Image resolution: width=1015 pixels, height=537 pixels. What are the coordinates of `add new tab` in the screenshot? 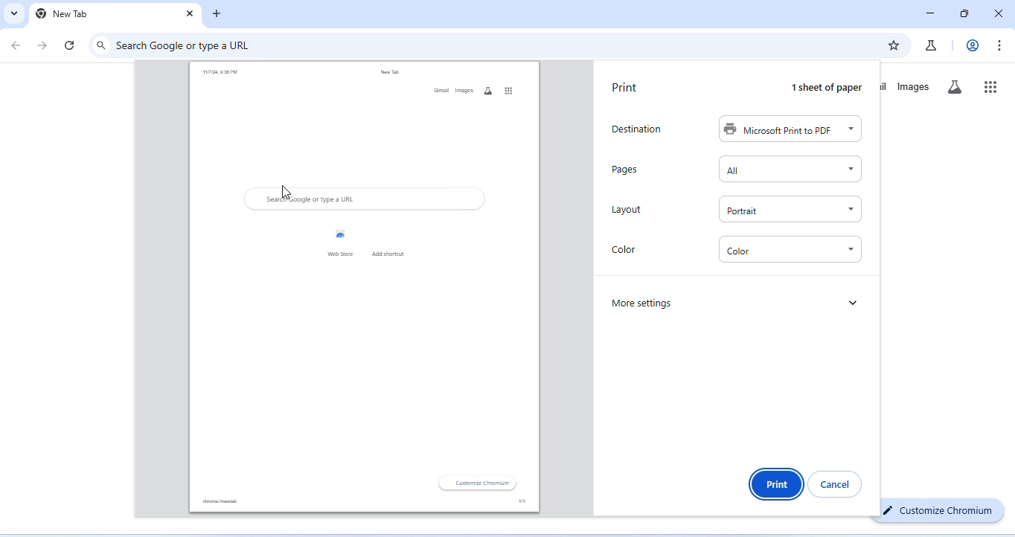 It's located at (217, 15).